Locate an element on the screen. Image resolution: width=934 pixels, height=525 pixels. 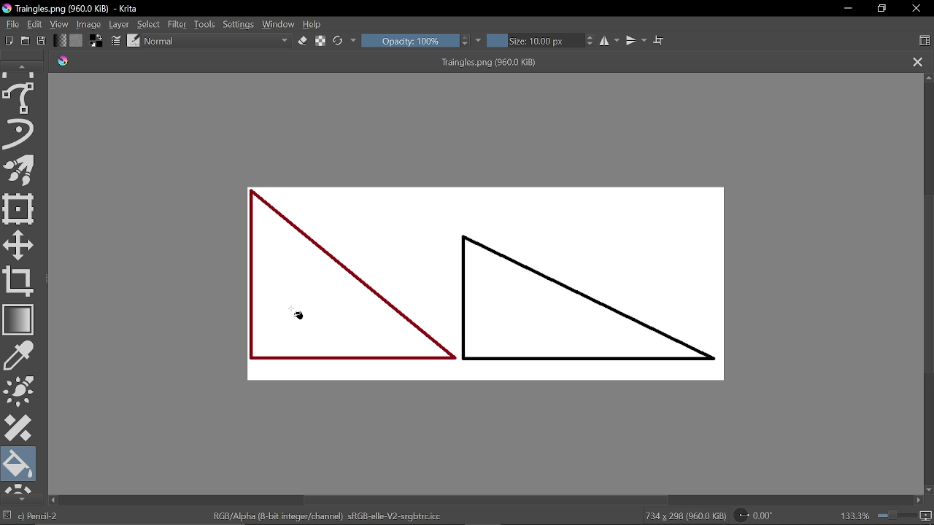
Move up is located at coordinates (928, 78).